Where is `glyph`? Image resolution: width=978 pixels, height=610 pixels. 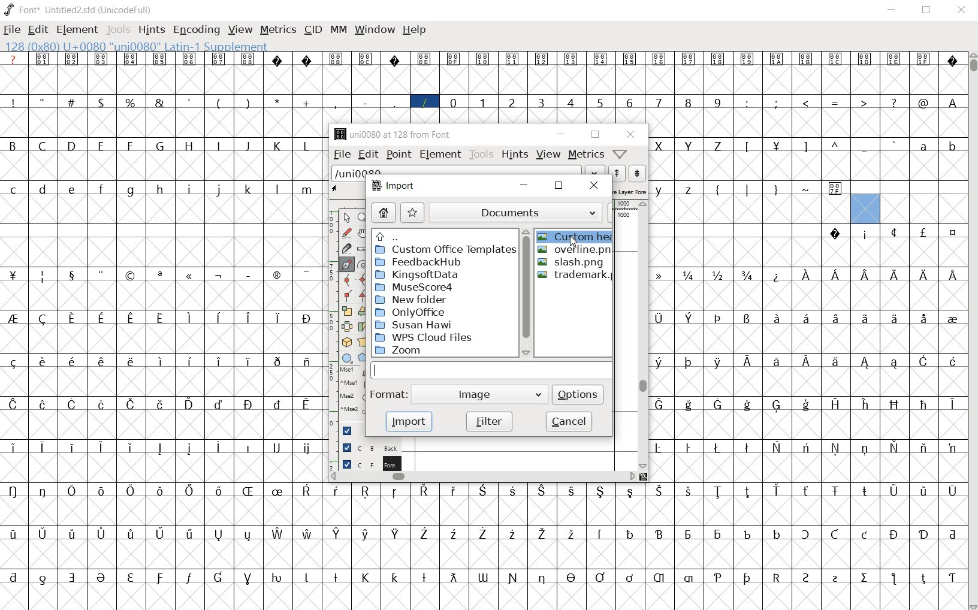 glyph is located at coordinates (836, 404).